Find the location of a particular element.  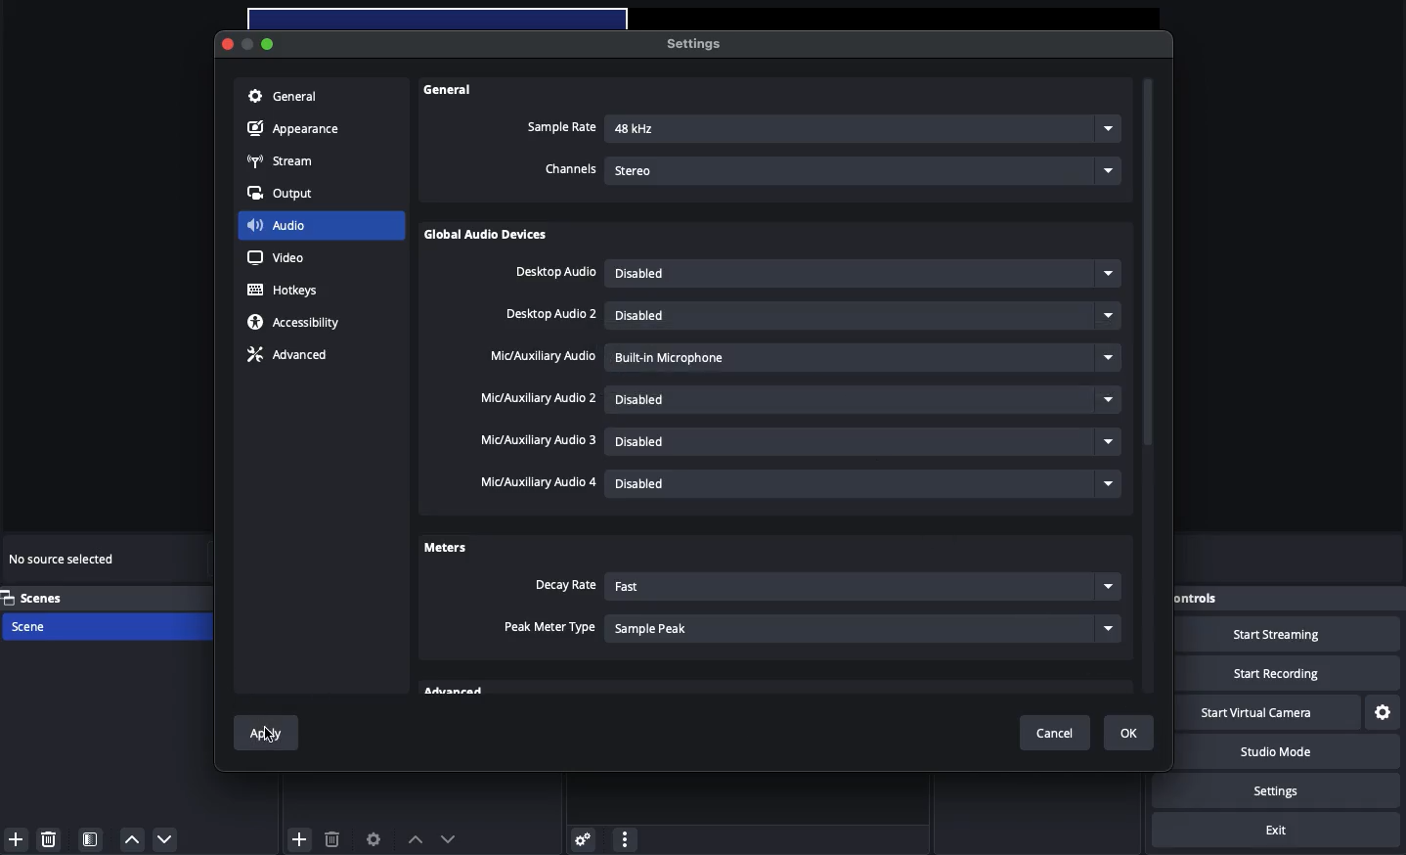

Cancel is located at coordinates (1060, 734).